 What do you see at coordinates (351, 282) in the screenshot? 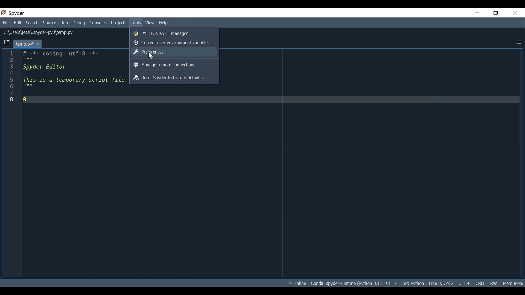
I see `Conda Environment Indicator` at bounding box center [351, 282].